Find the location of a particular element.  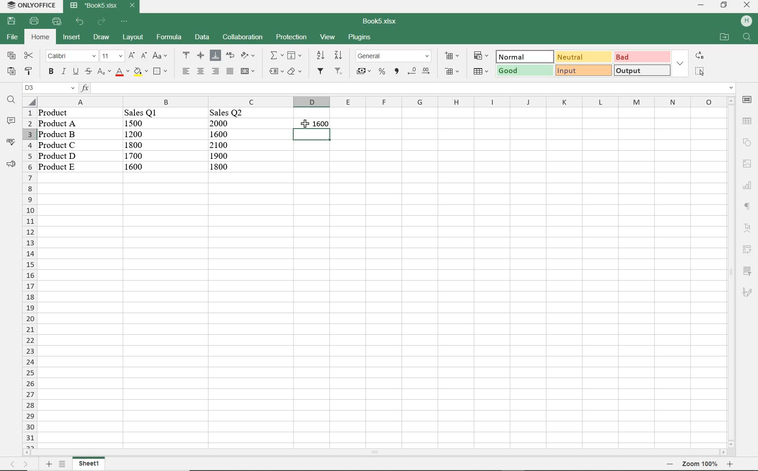

layout is located at coordinates (134, 37).